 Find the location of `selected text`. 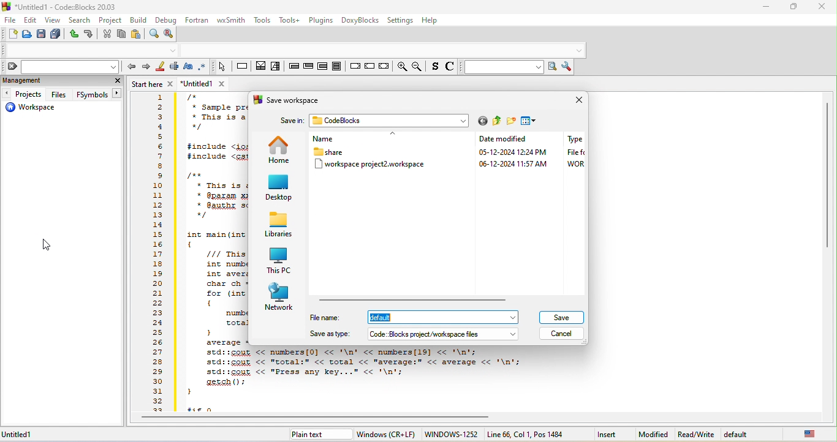

selected text is located at coordinates (175, 68).